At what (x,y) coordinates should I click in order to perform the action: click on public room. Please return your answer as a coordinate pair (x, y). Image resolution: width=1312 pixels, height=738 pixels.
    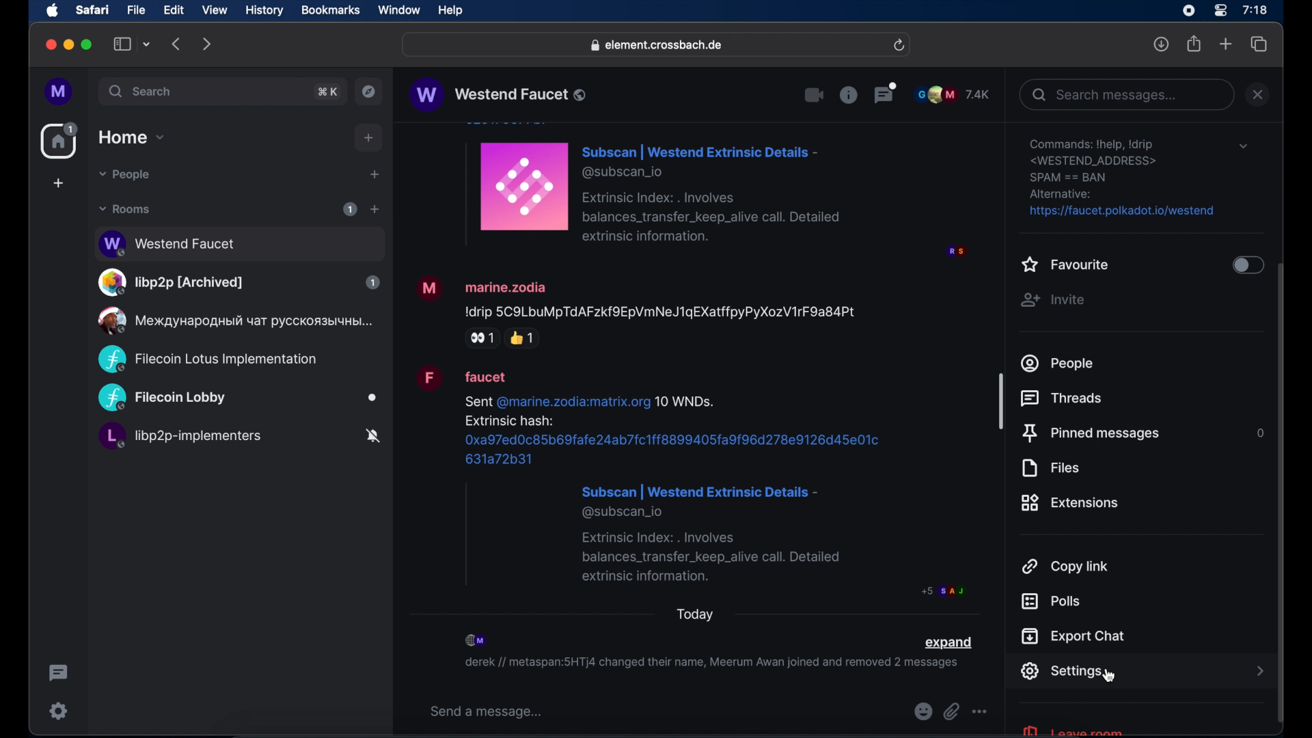
    Looking at the image, I should click on (233, 320).